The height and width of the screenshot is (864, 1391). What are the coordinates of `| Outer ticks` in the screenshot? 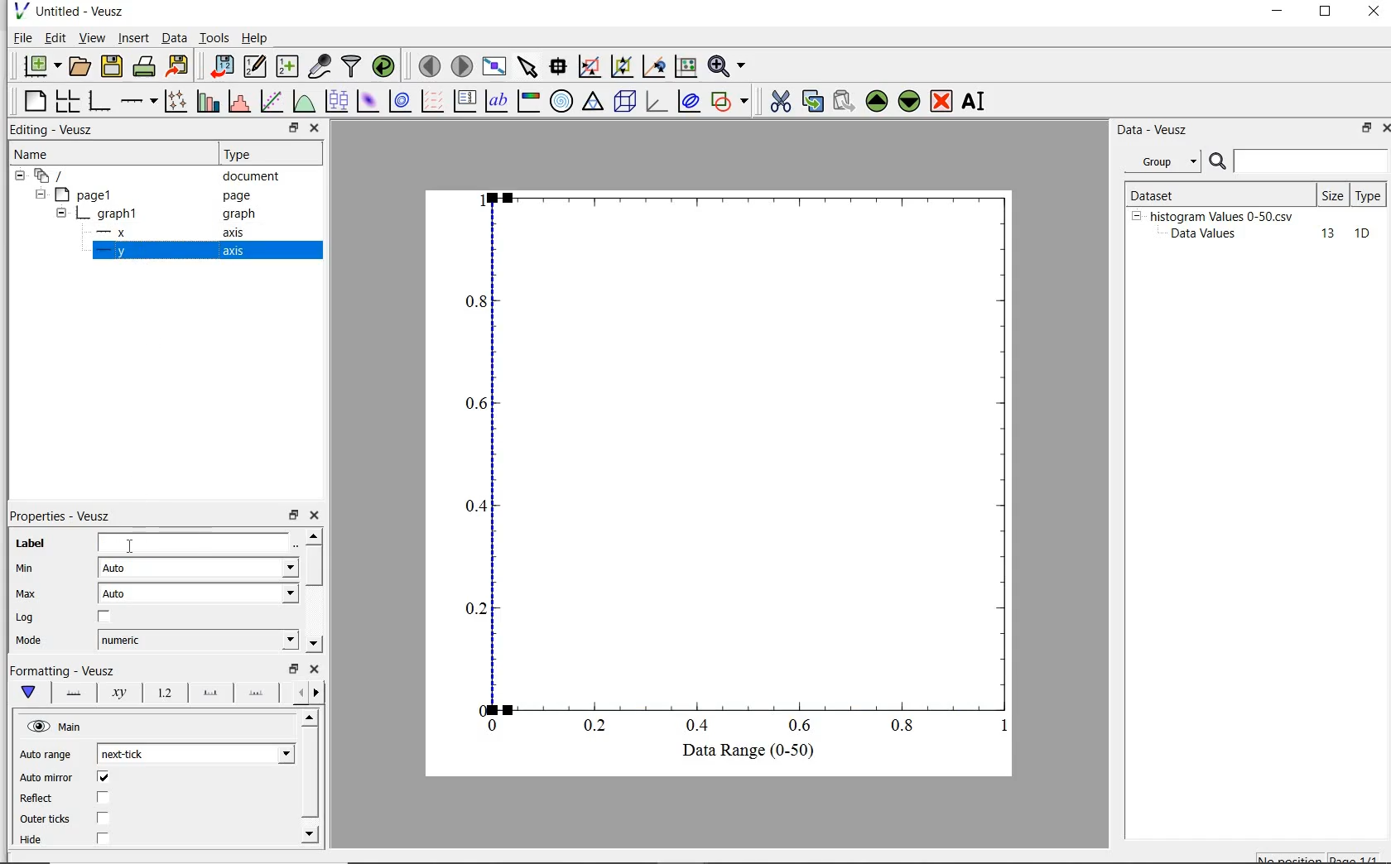 It's located at (47, 818).